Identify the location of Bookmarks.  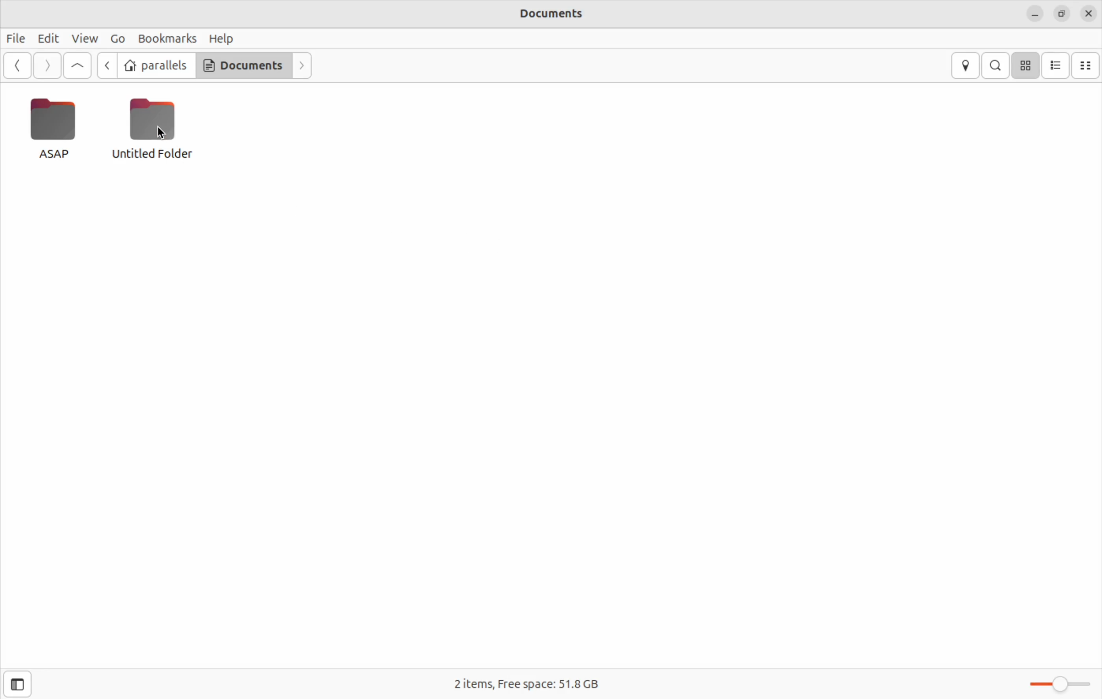
(166, 37).